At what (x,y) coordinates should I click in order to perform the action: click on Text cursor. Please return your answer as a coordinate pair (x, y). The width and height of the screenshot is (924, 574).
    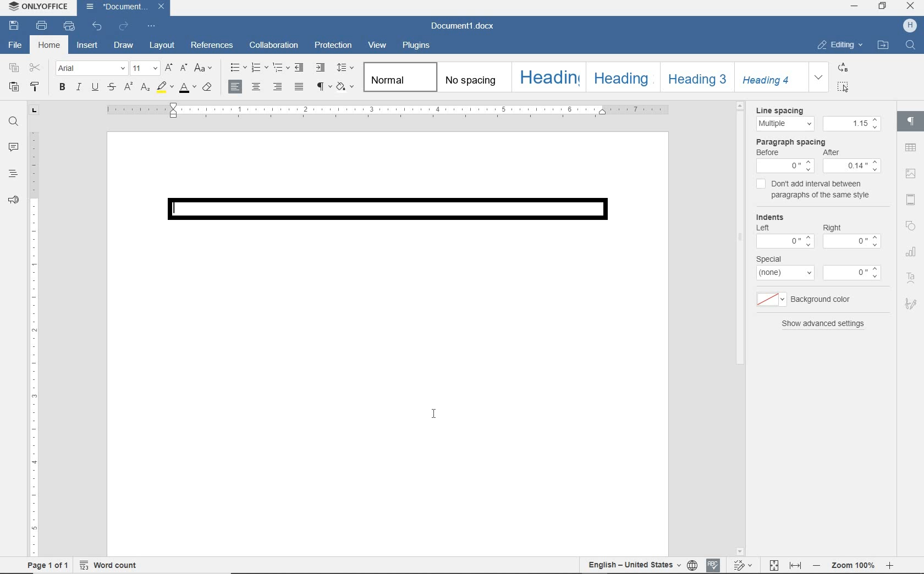
    Looking at the image, I should click on (173, 209).